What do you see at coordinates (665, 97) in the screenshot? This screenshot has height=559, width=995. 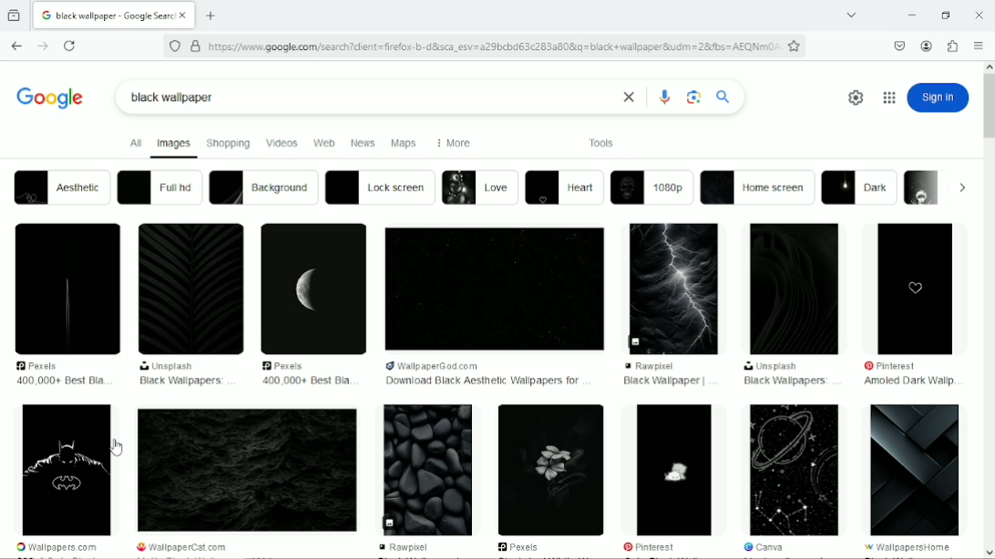 I see `search by voice` at bounding box center [665, 97].